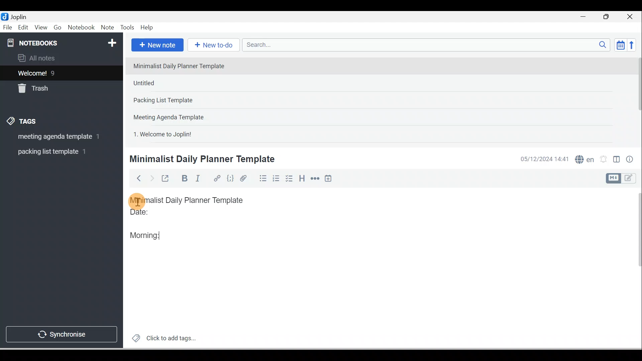  What do you see at coordinates (620, 44) in the screenshot?
I see `Toggle sort order` at bounding box center [620, 44].